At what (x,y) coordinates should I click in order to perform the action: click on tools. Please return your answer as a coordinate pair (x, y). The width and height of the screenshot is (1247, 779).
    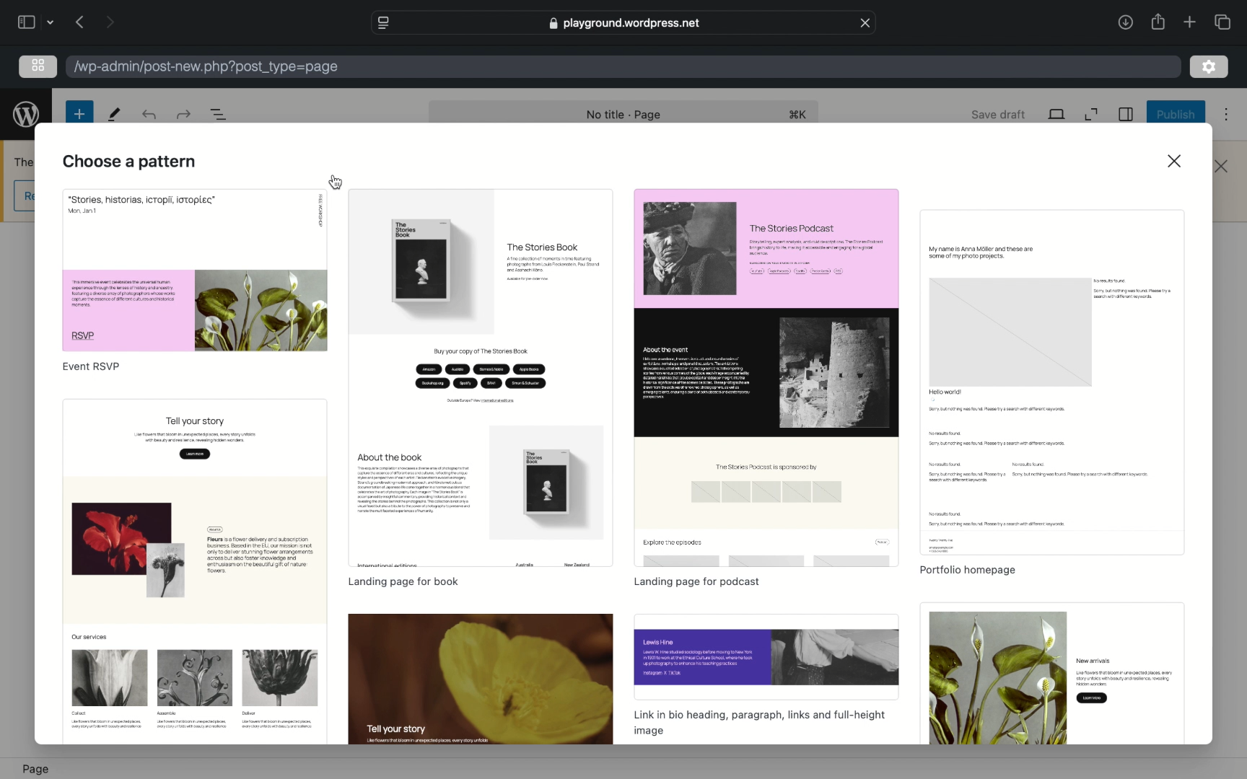
    Looking at the image, I should click on (114, 116).